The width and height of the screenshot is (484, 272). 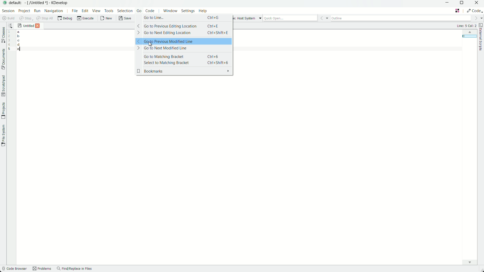 I want to click on runtime host system, so click(x=249, y=18).